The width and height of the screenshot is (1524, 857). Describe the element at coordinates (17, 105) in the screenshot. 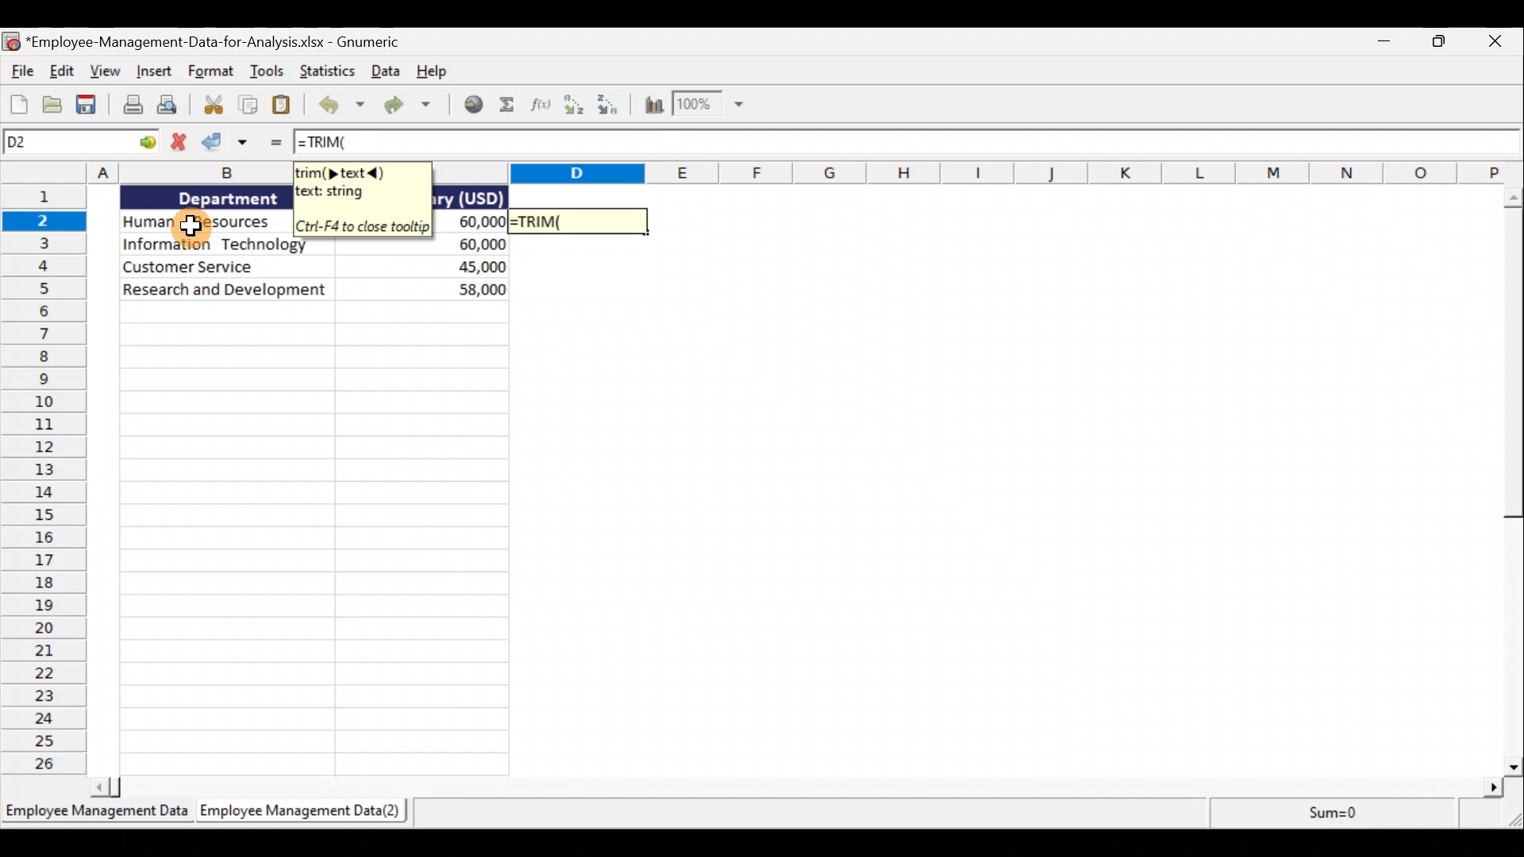

I see `Create a new workbook` at that location.